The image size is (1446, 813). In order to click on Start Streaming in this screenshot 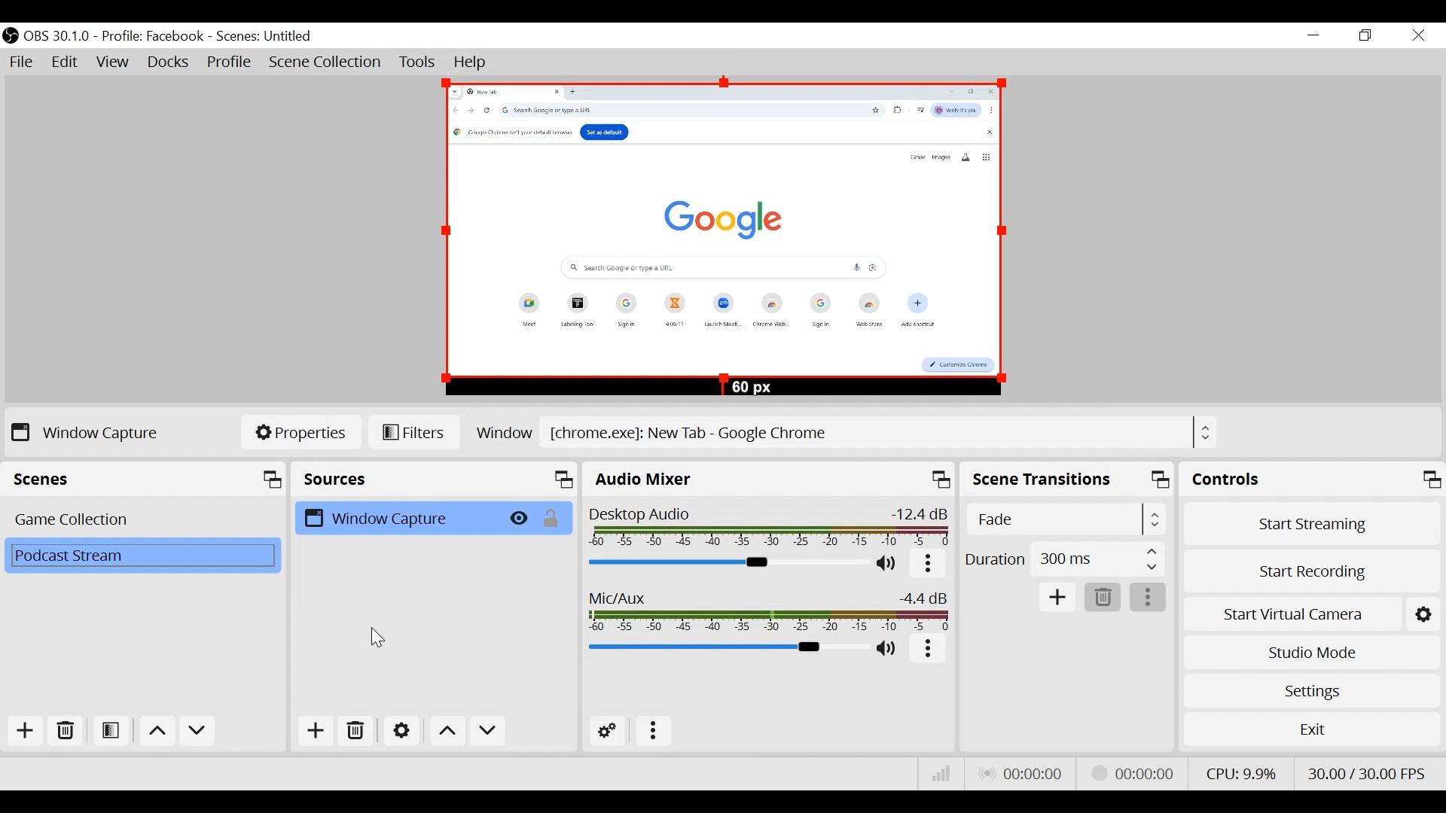, I will do `click(1310, 522)`.